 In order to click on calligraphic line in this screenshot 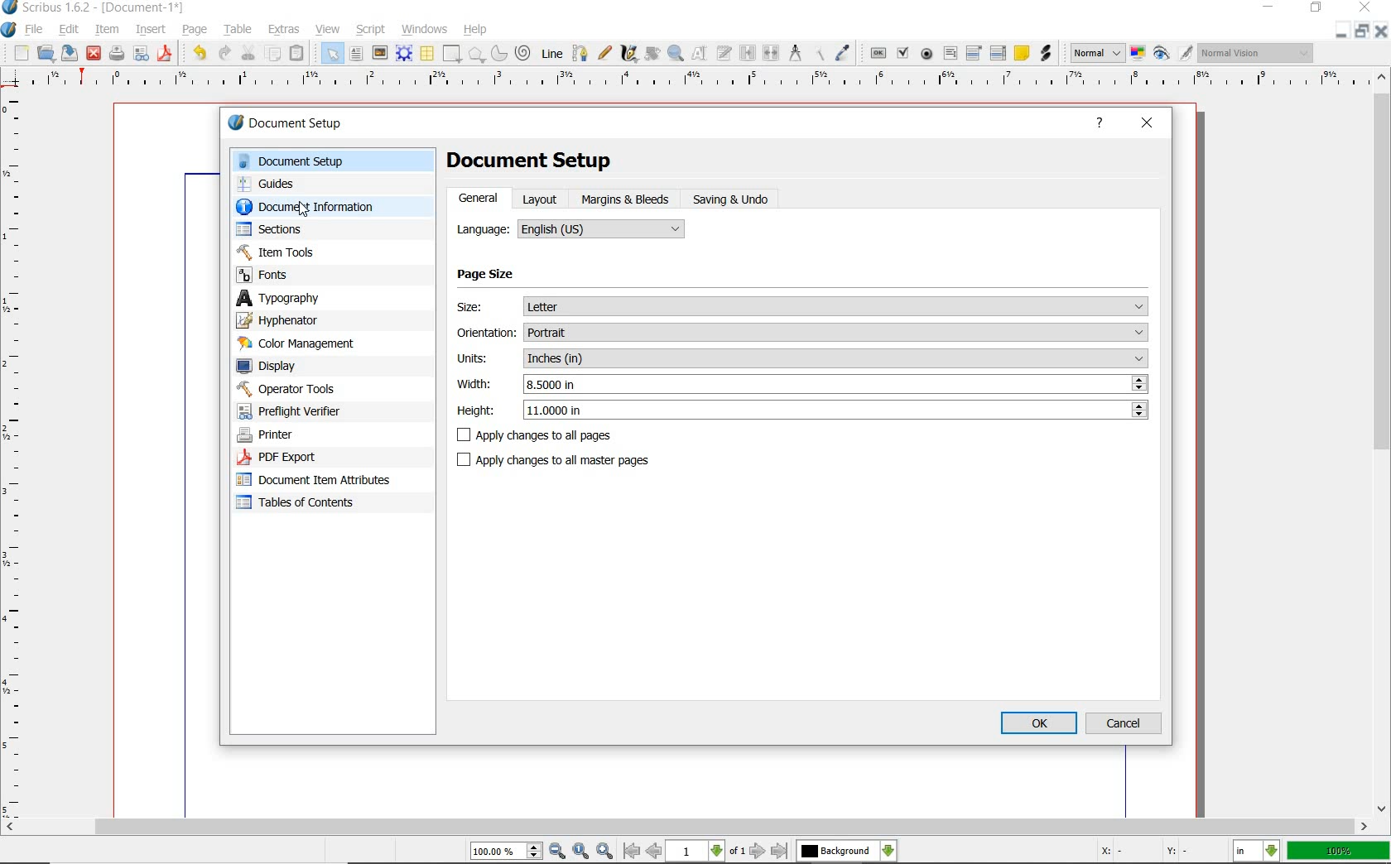, I will do `click(629, 55)`.